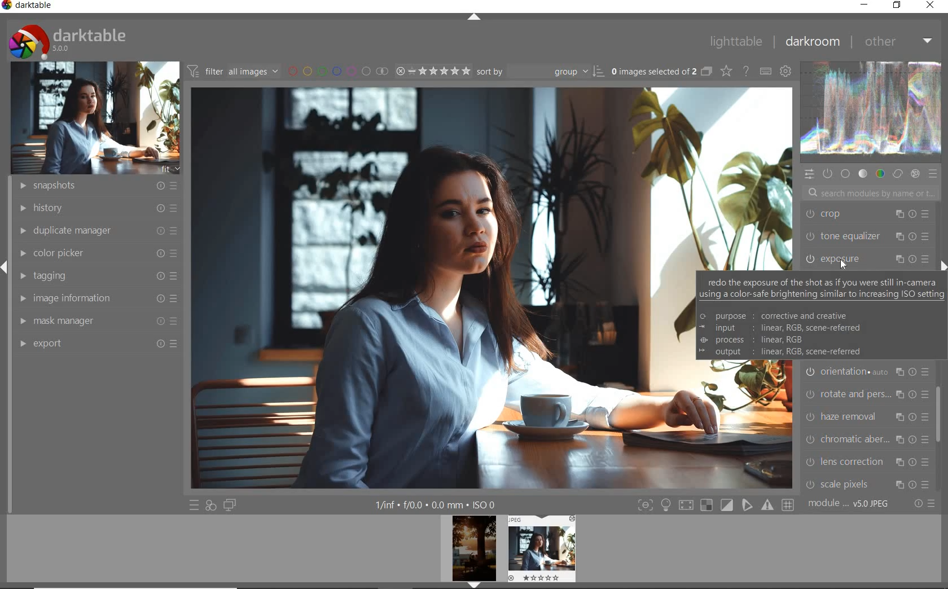 The height and width of the screenshot is (589, 948). I want to click on OTHER, so click(899, 43).